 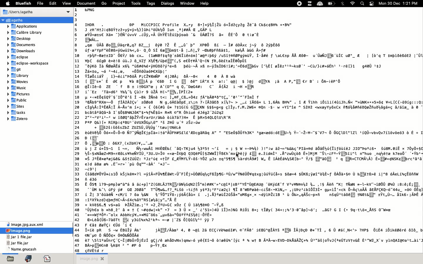 I want to click on open, so click(x=11, y=258).